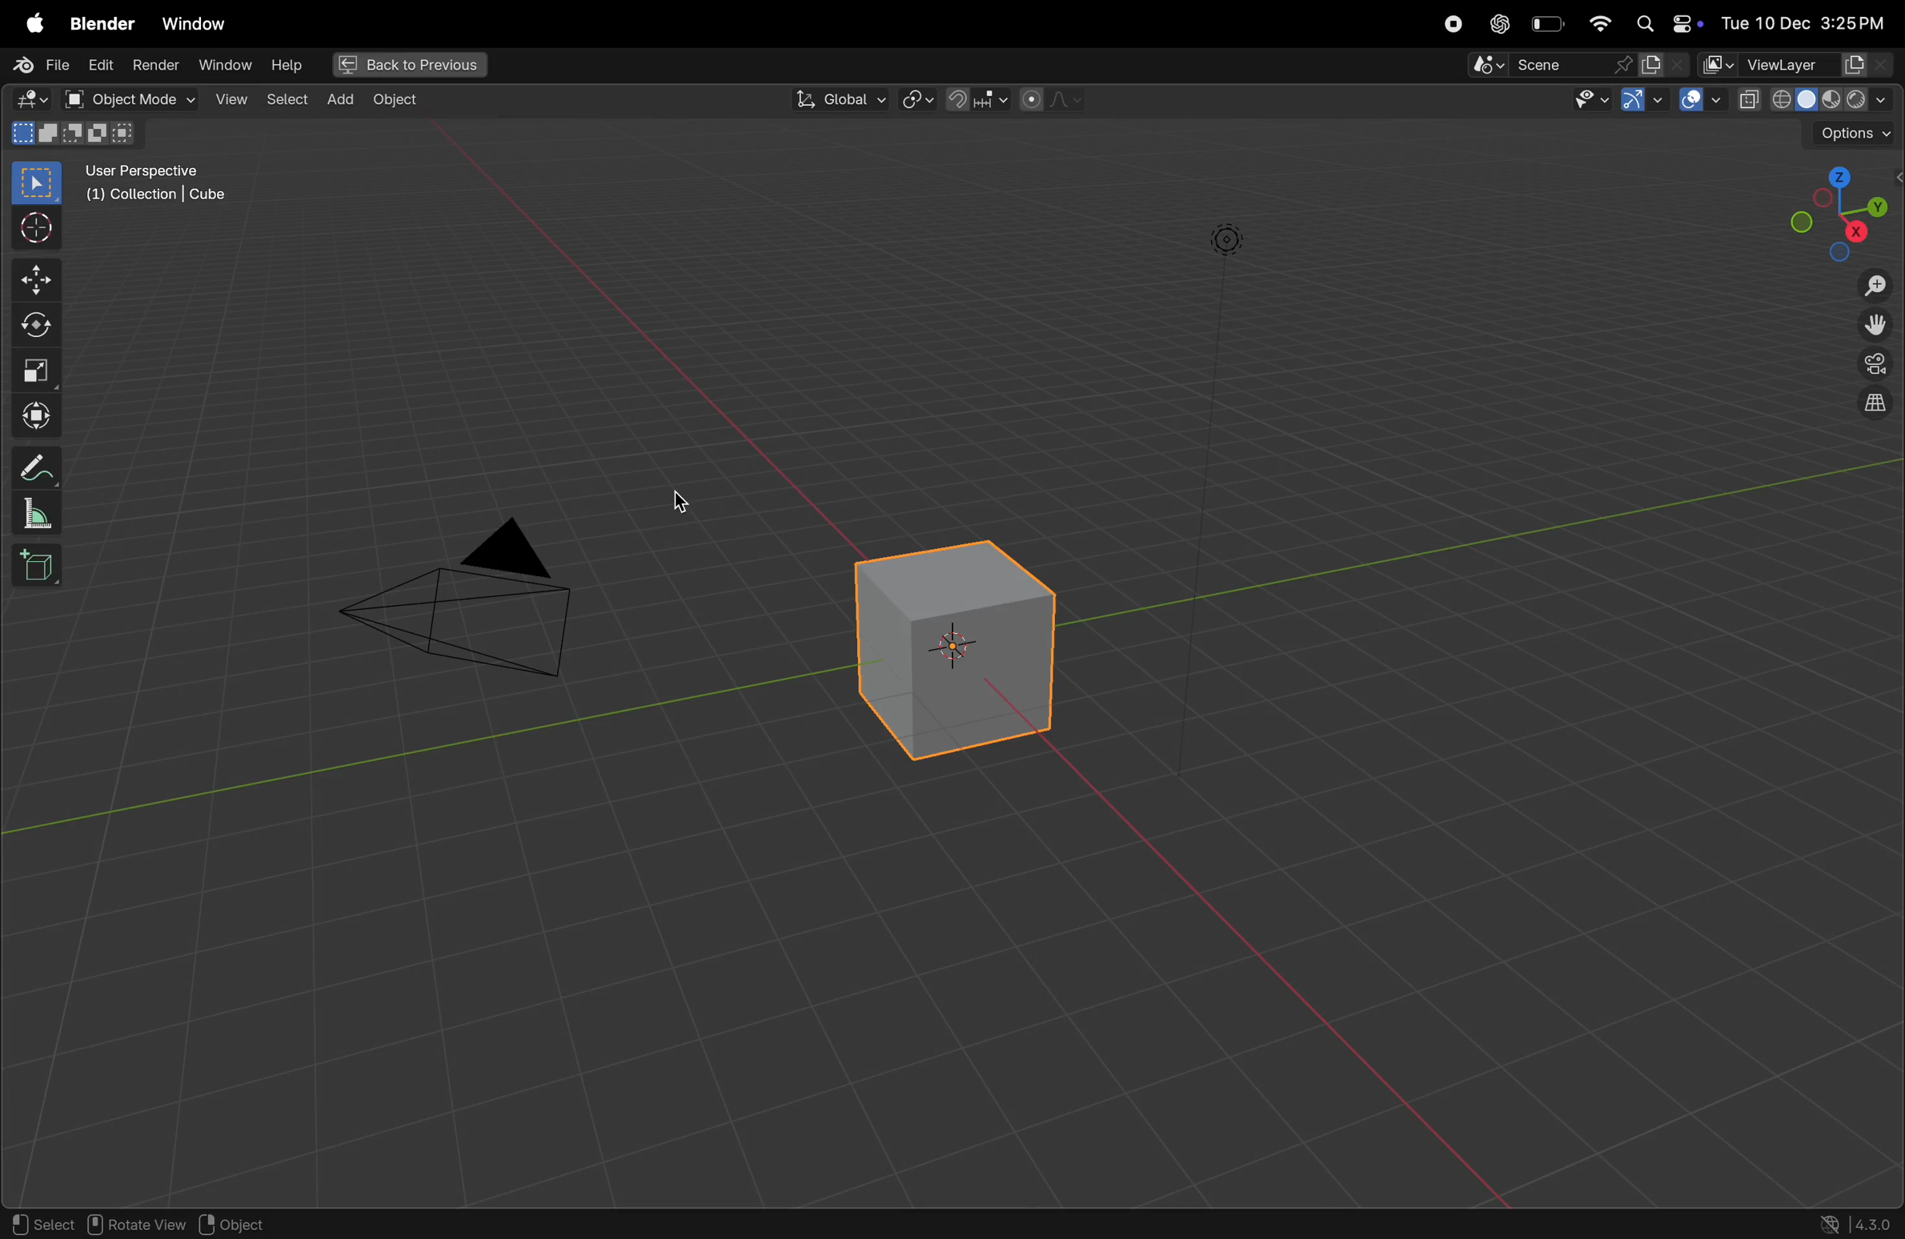 The width and height of the screenshot is (1905, 1239). I want to click on object mode, so click(126, 98).